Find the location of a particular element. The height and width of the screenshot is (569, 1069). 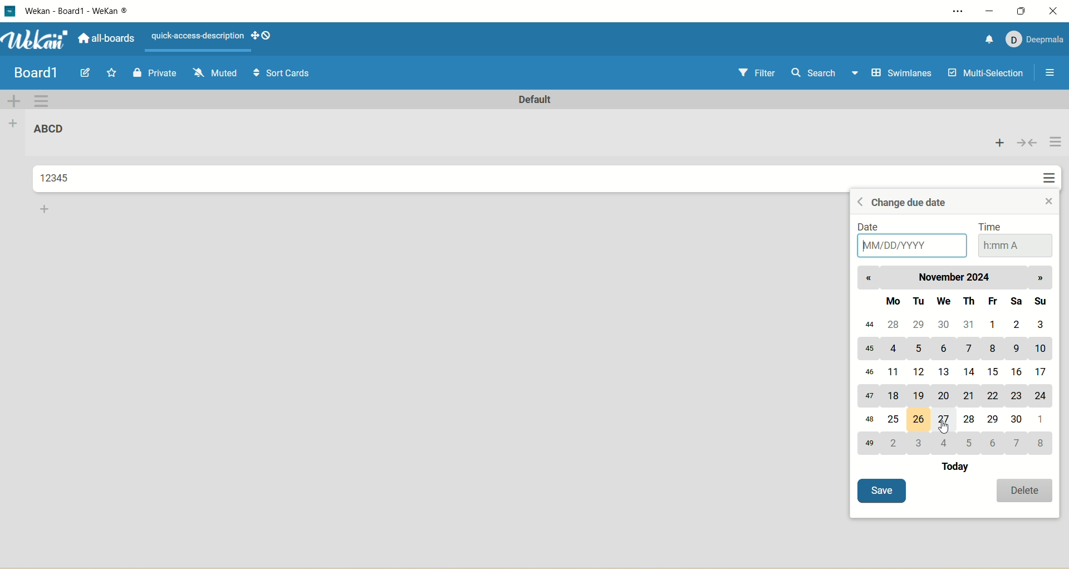

swimlanes is located at coordinates (904, 73).